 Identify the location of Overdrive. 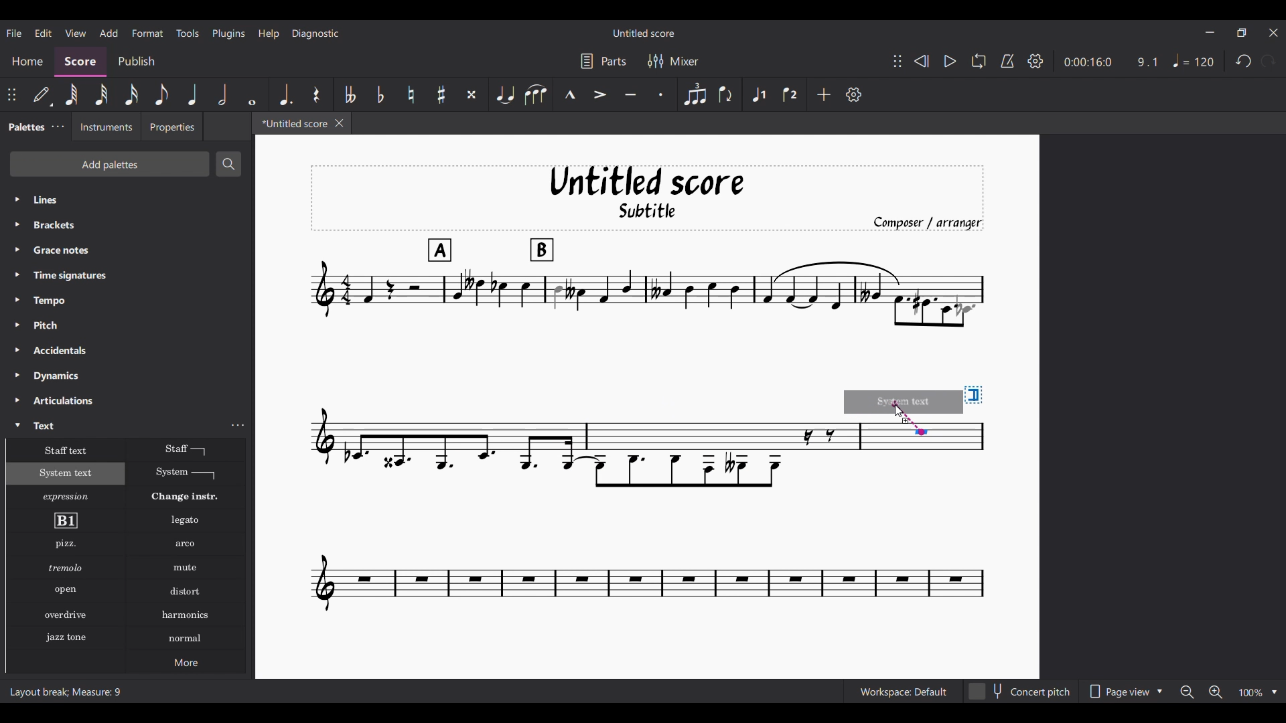
(66, 615).